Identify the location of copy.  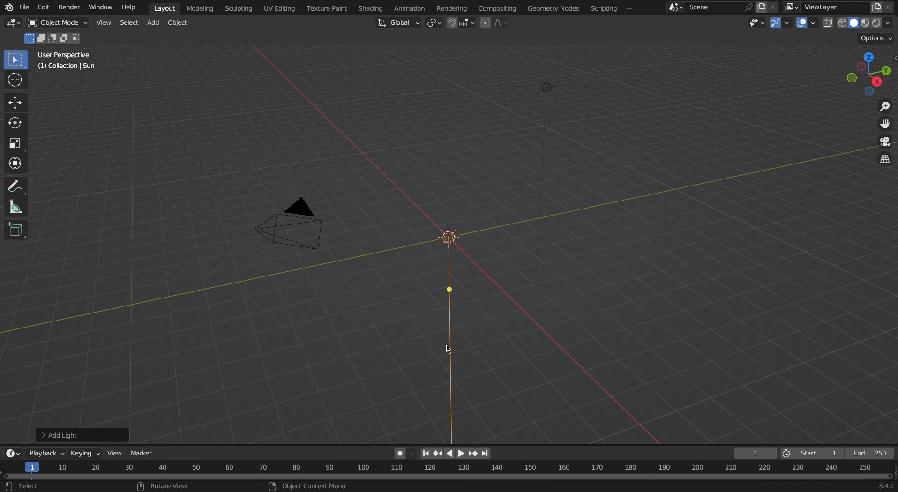
(761, 7).